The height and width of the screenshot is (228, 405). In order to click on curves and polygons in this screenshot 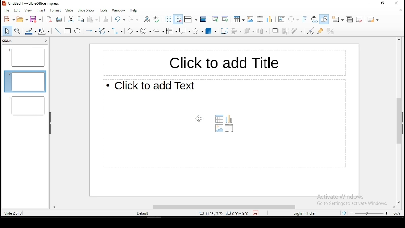, I will do `click(104, 31)`.